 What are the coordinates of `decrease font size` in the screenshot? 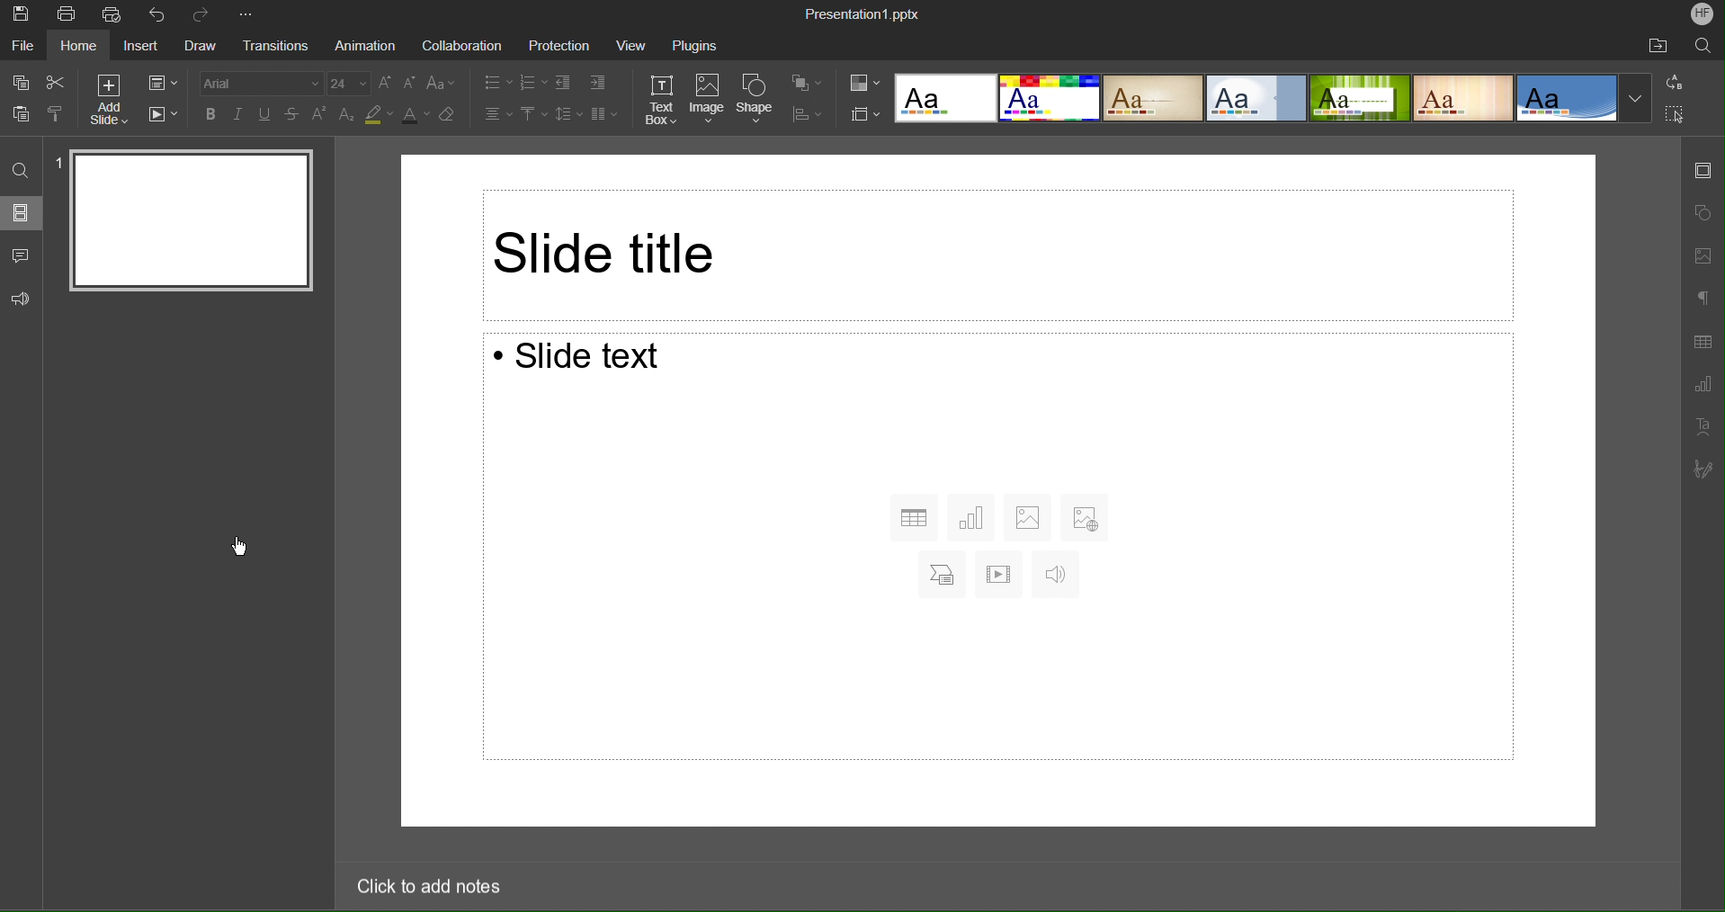 It's located at (407, 83).